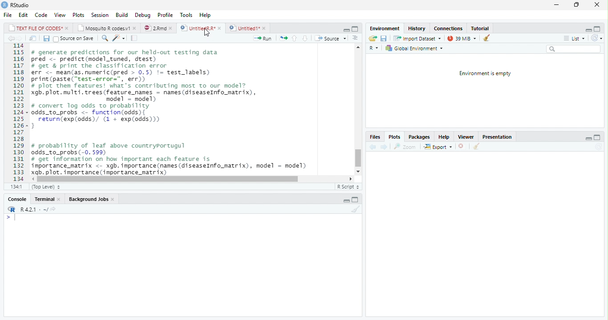 The width and height of the screenshot is (608, 320). What do you see at coordinates (477, 147) in the screenshot?
I see `Clean` at bounding box center [477, 147].